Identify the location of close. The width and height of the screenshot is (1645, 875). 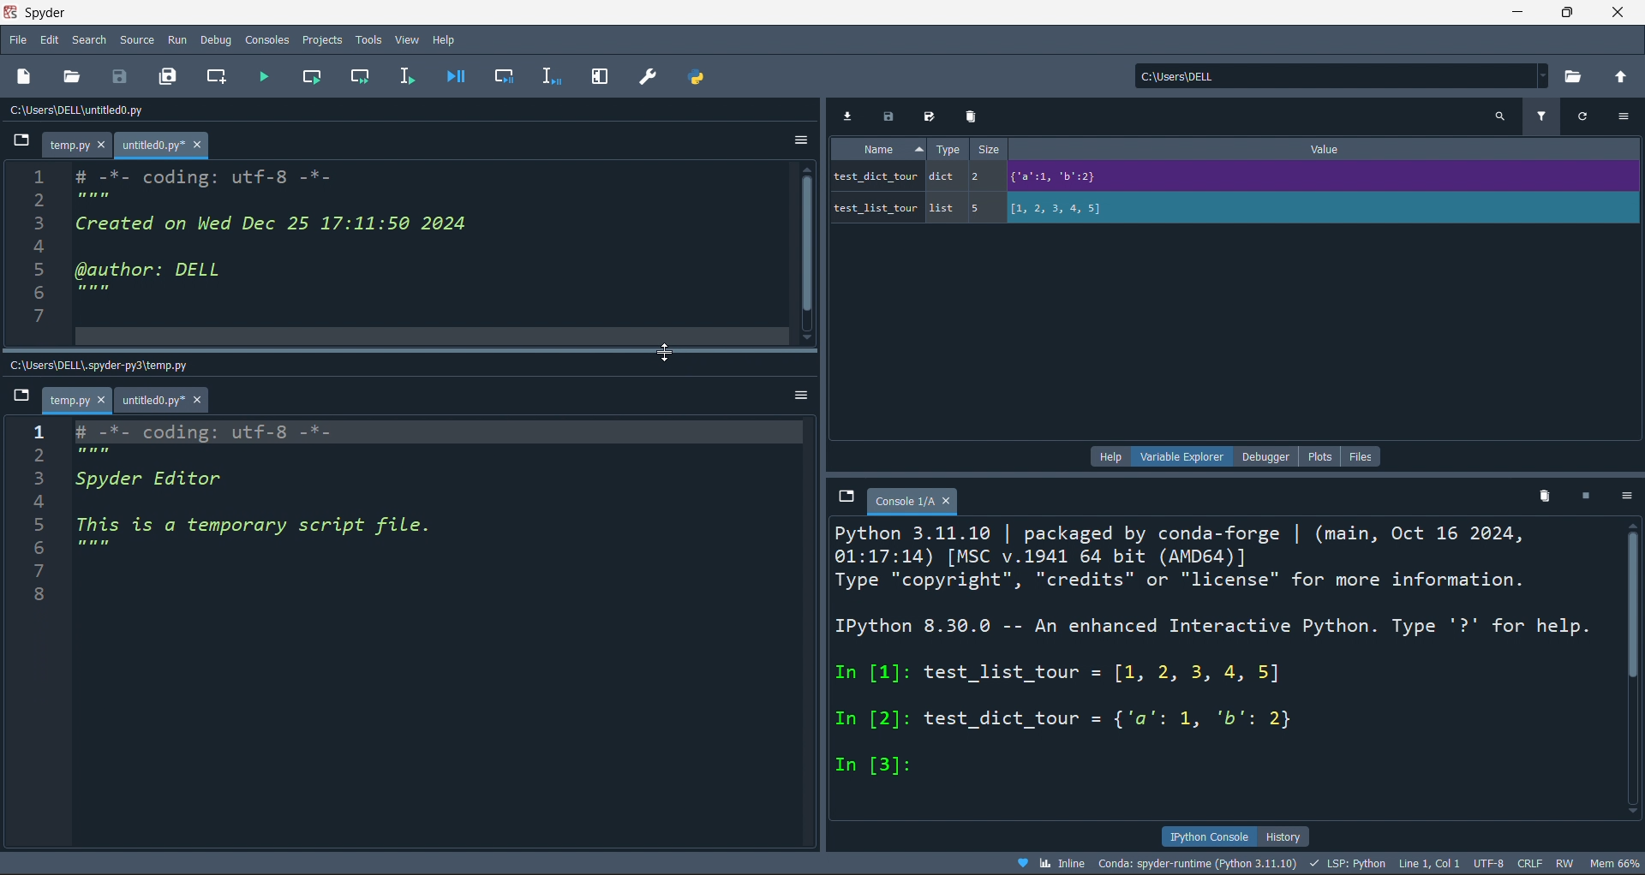
(1621, 13).